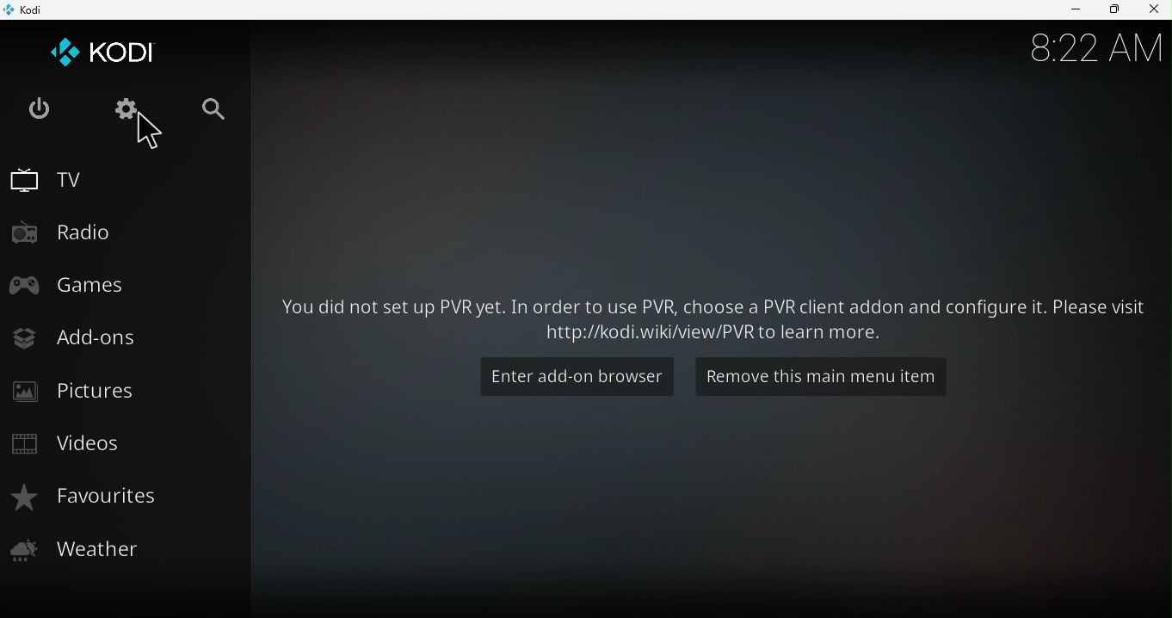 The height and width of the screenshot is (618, 1172). Describe the element at coordinates (120, 282) in the screenshot. I see `Games` at that location.